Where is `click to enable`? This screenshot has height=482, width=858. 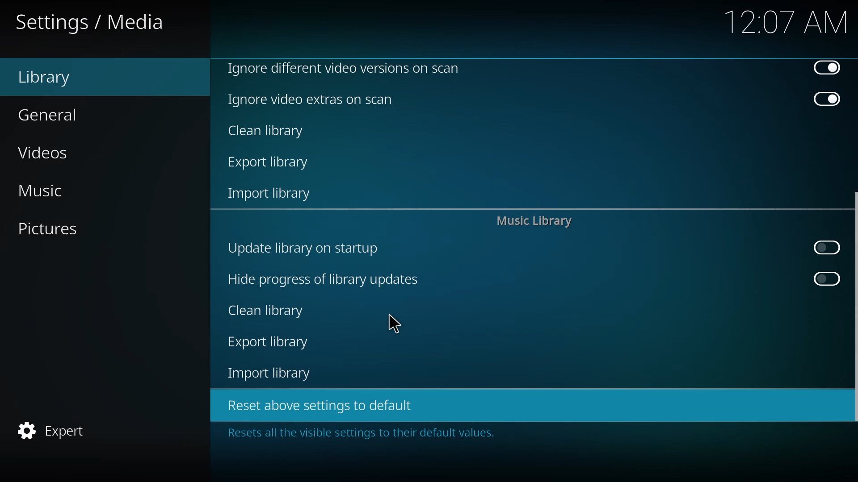 click to enable is located at coordinates (824, 248).